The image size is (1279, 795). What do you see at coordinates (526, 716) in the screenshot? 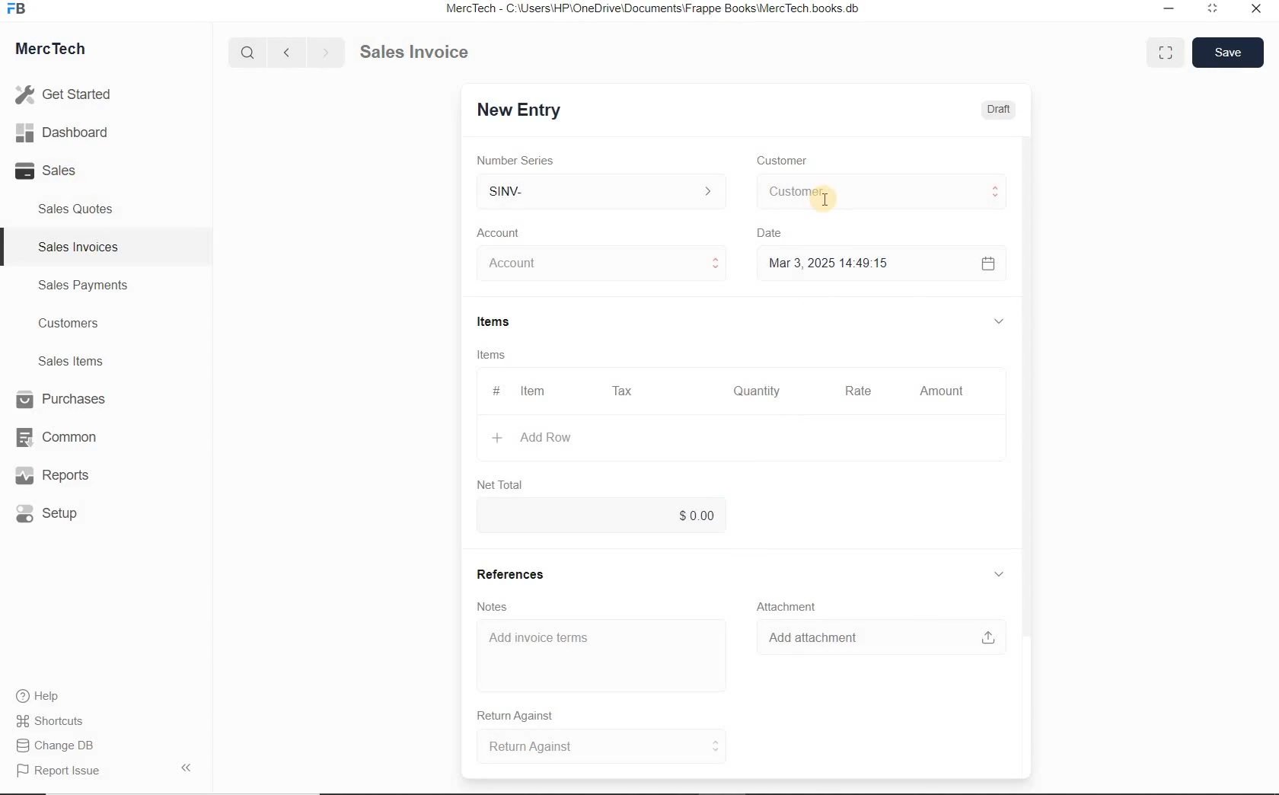
I see `Return Against` at bounding box center [526, 716].